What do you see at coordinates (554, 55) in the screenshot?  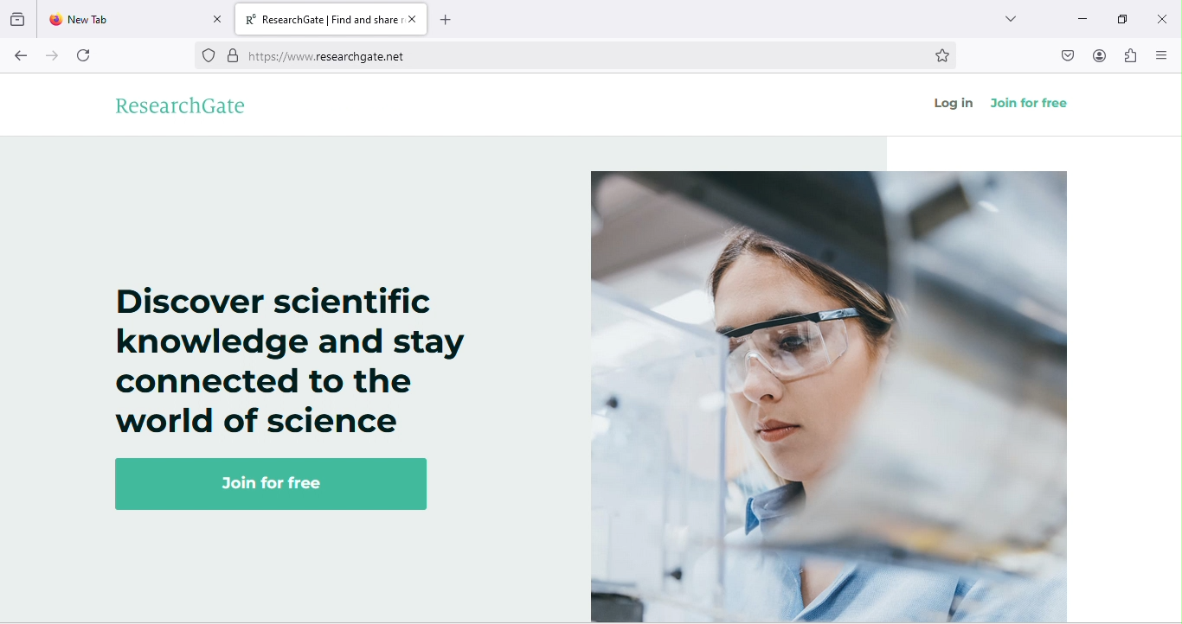 I see `web link` at bounding box center [554, 55].